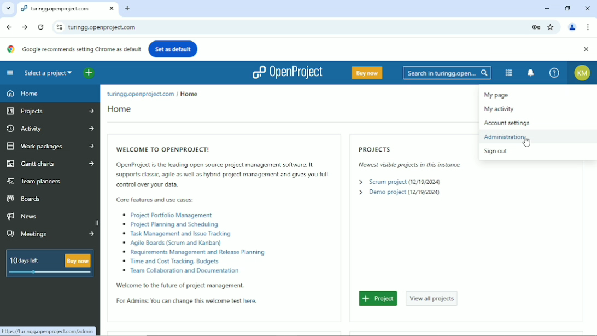 This screenshot has height=336, width=597. I want to click on close current window, so click(112, 9).